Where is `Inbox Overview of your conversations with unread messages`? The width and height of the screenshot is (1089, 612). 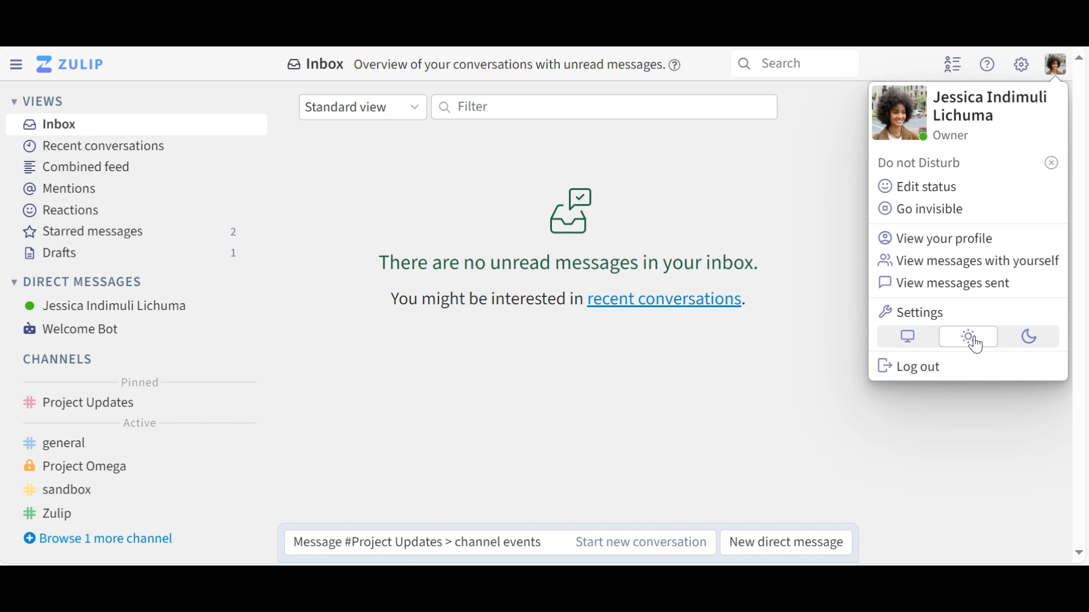 Inbox Overview of your conversations with unread messages is located at coordinates (472, 63).